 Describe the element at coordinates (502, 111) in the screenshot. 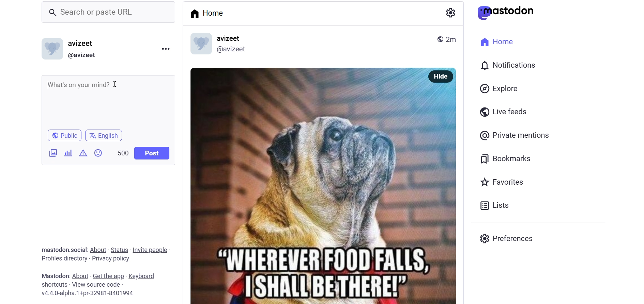

I see `live feed` at that location.